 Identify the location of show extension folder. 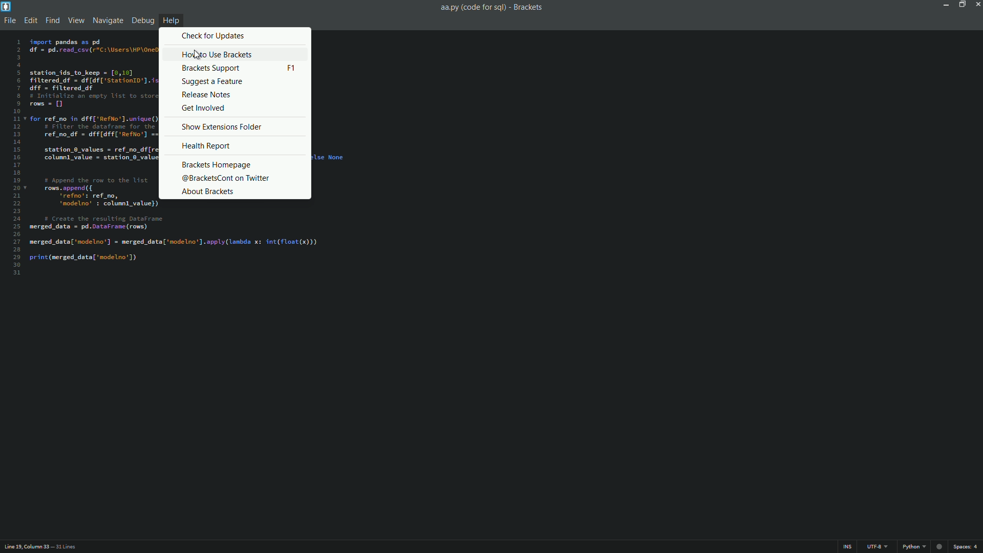
(223, 126).